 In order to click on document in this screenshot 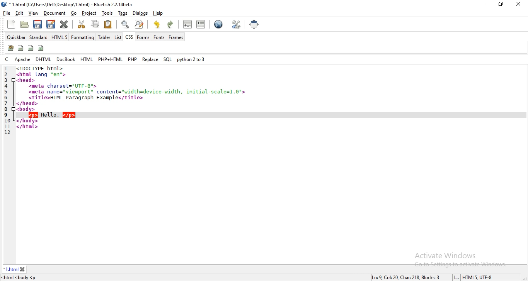, I will do `click(54, 13)`.